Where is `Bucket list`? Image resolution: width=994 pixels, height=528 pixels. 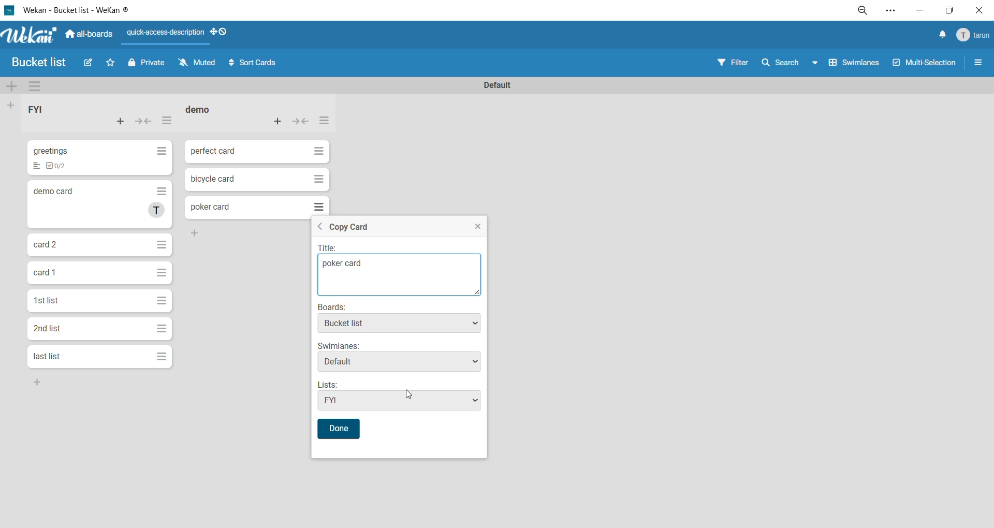 Bucket list is located at coordinates (42, 63).